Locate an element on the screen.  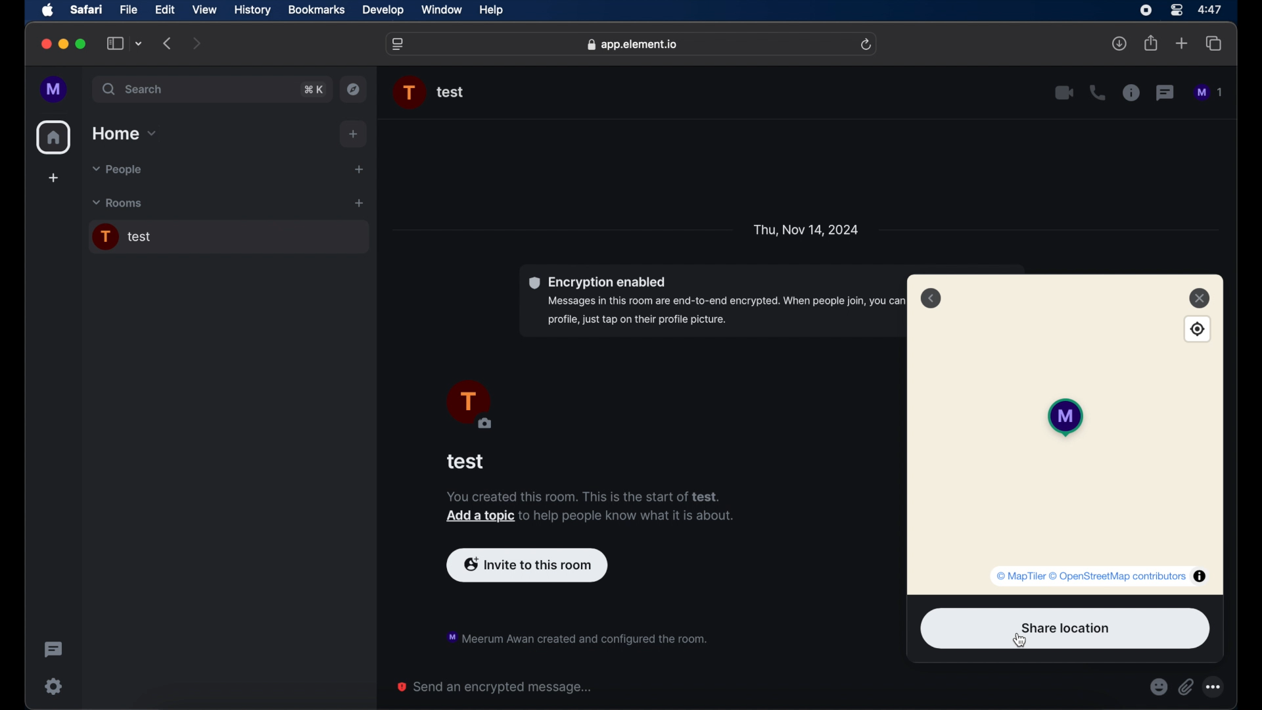
profile picture is located at coordinates (410, 93).